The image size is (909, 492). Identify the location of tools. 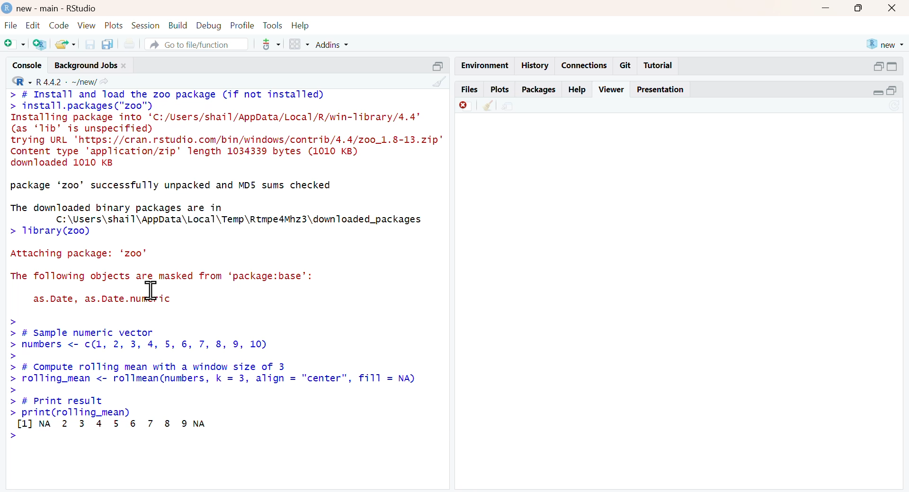
(274, 26).